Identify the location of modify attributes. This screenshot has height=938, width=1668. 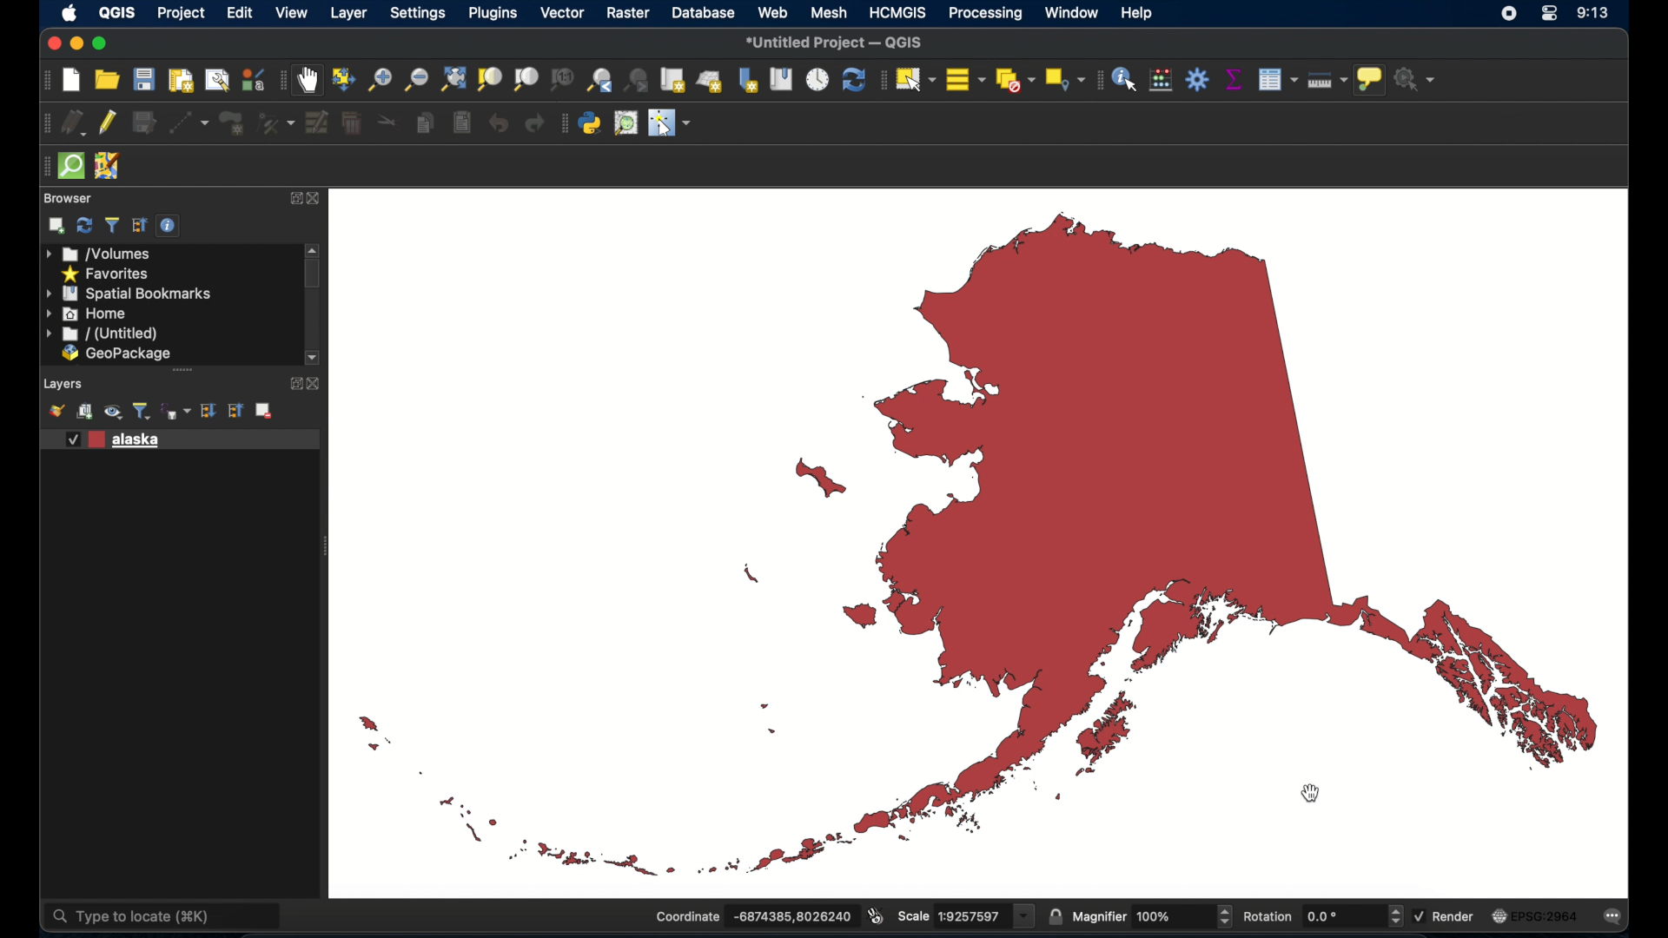
(316, 122).